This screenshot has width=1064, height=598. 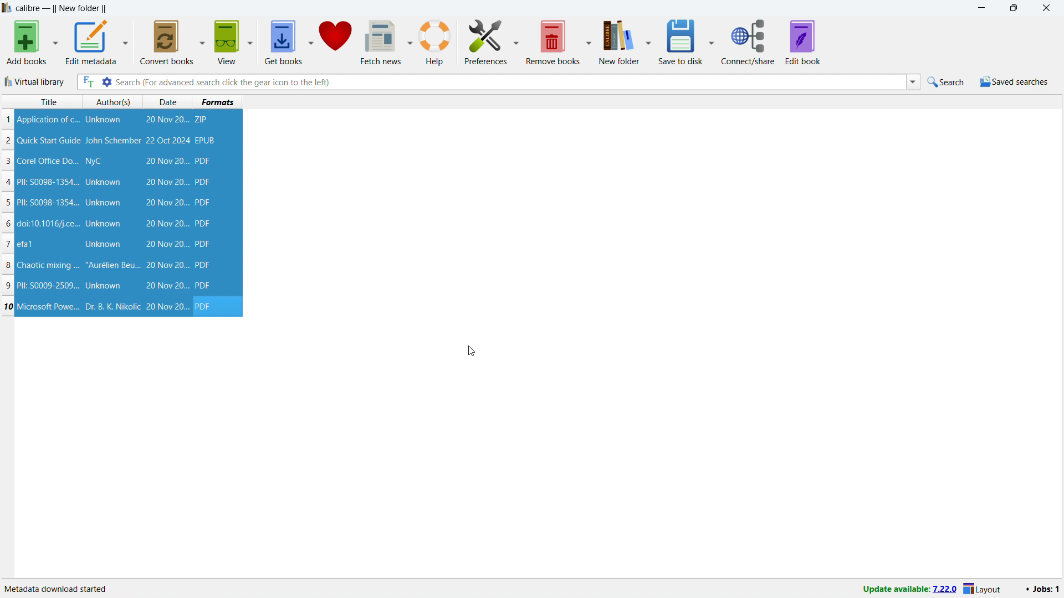 What do you see at coordinates (112, 266) in the screenshot?
I see `"Aurelien Beu...` at bounding box center [112, 266].